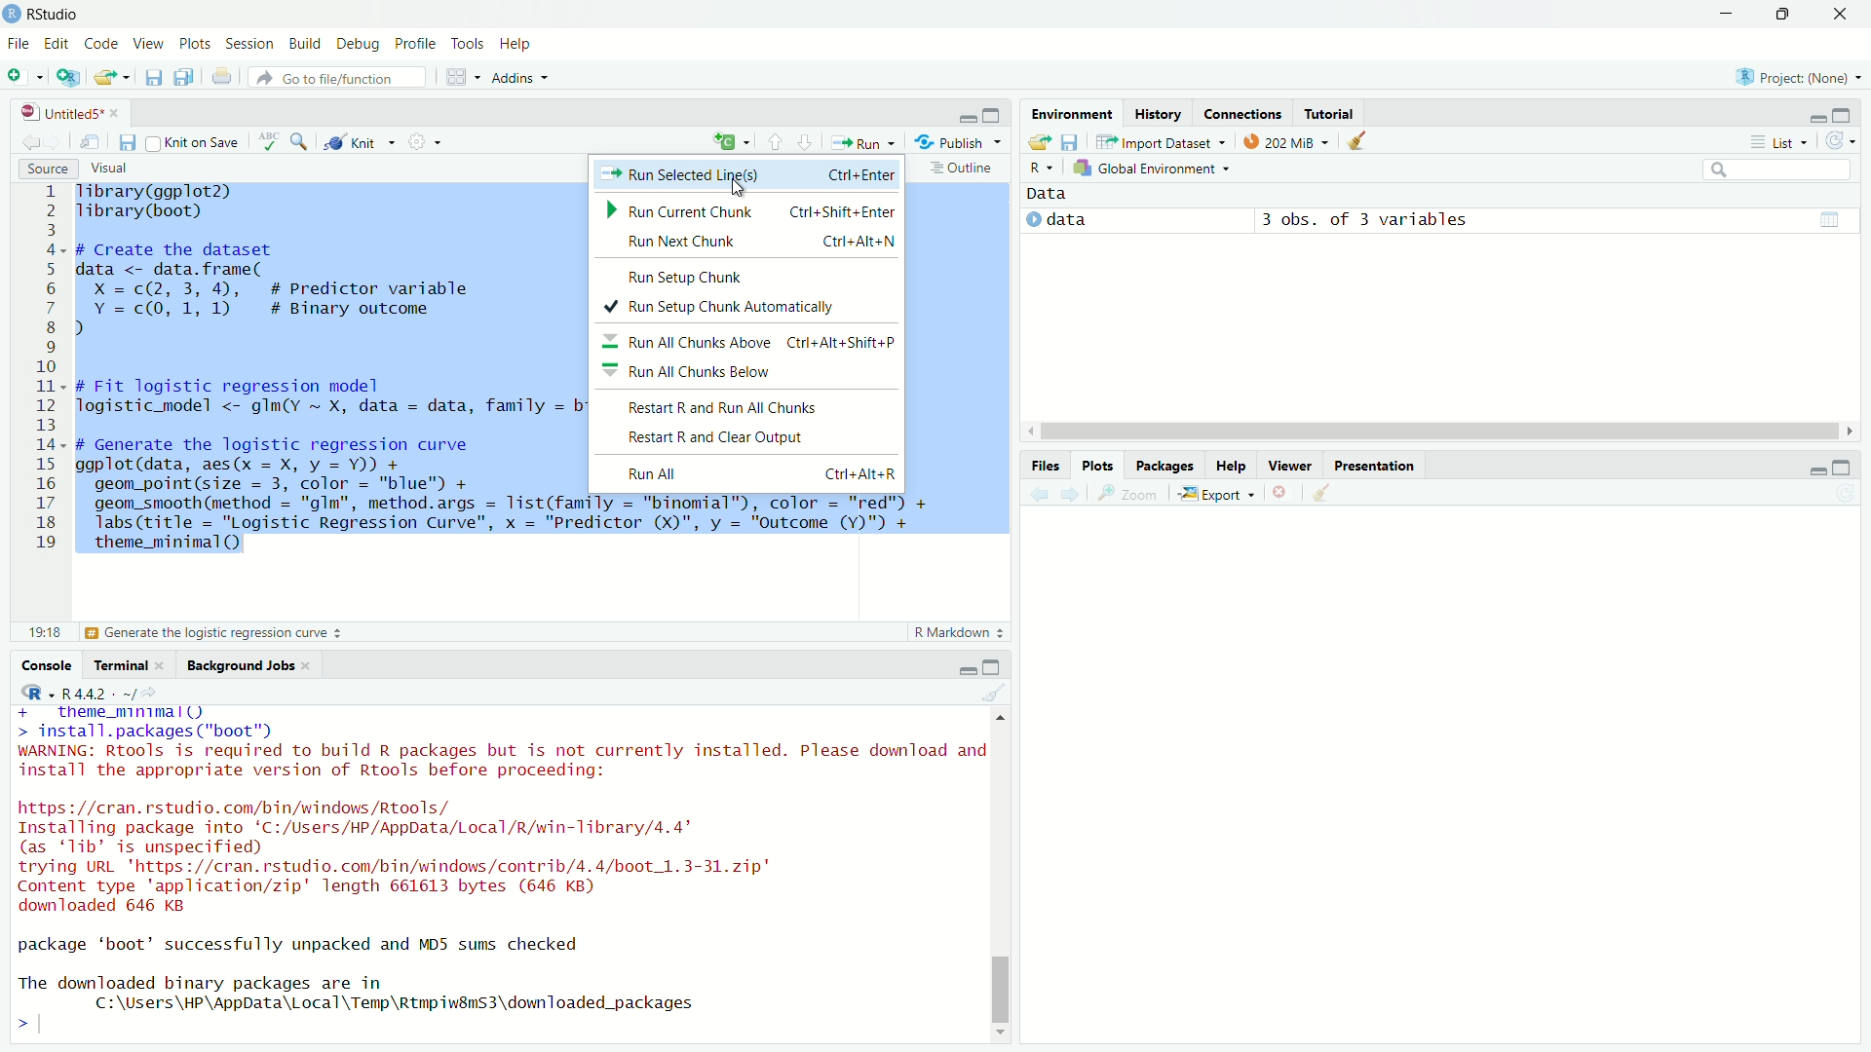 This screenshot has height=1052, width=1871. What do you see at coordinates (1286, 139) in the screenshot?
I see `202 MiB` at bounding box center [1286, 139].